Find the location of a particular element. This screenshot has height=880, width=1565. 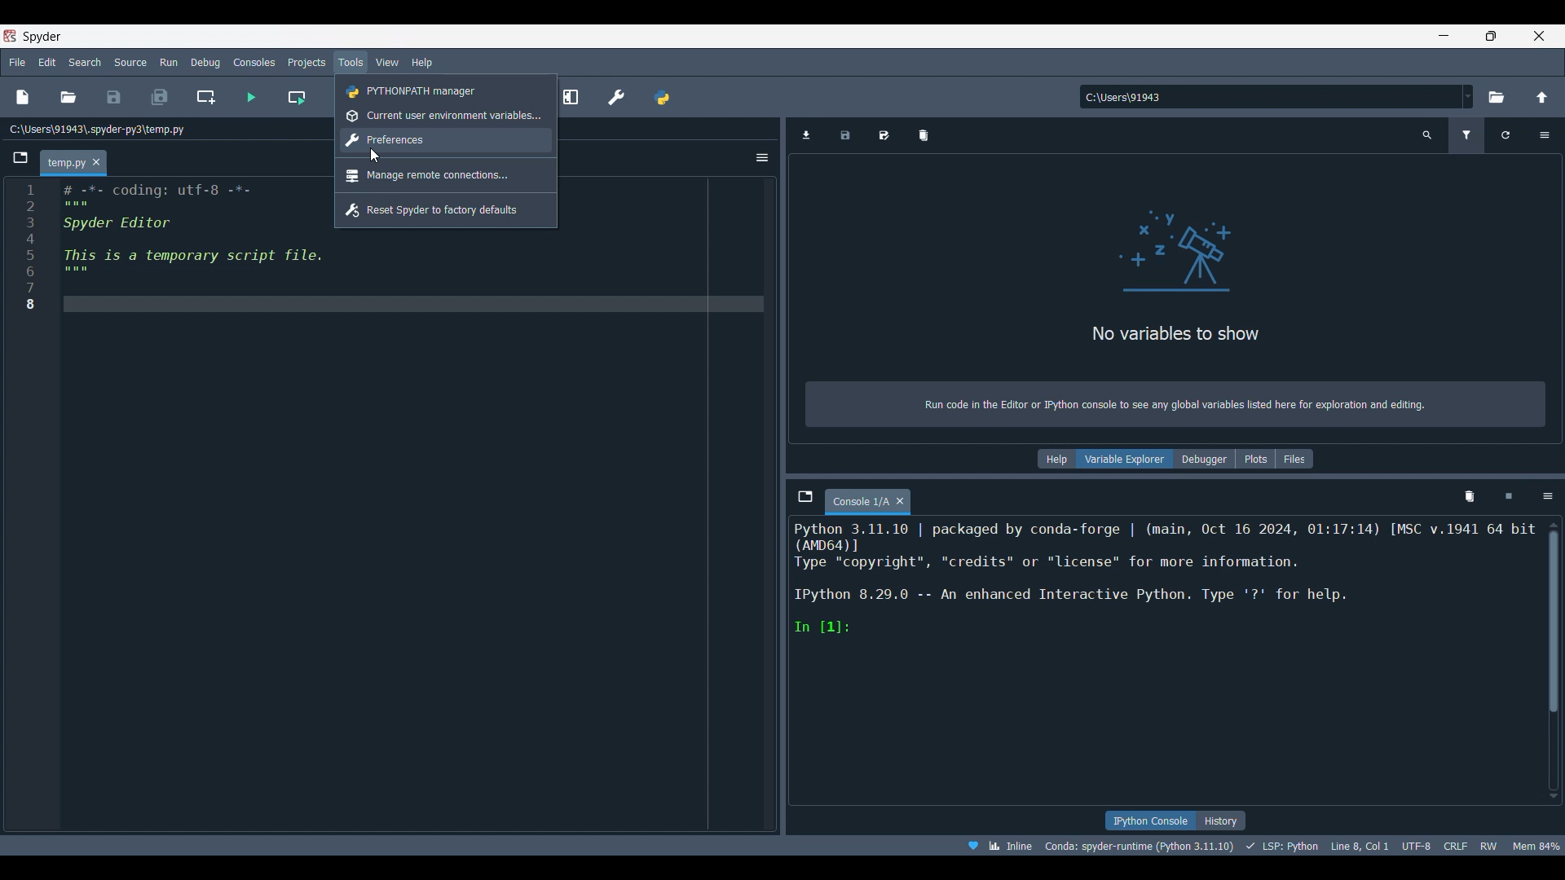

Filter variable is located at coordinates (1466, 136).